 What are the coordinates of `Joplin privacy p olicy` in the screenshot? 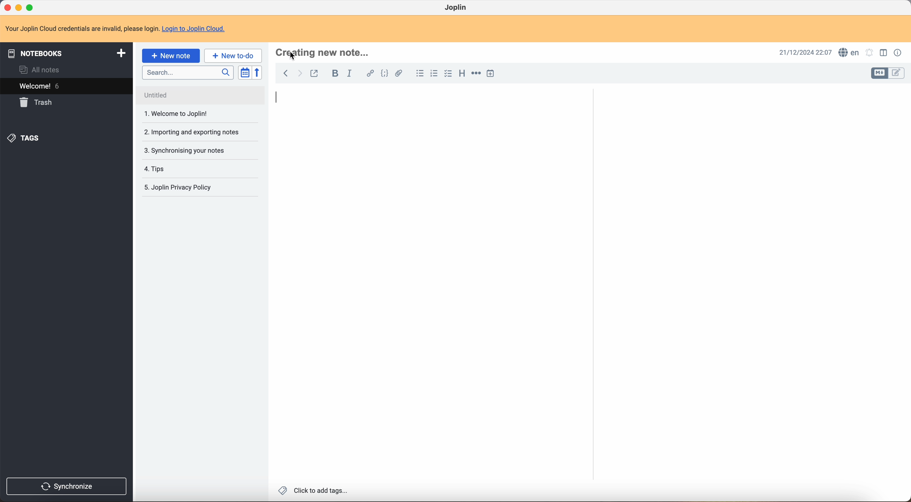 It's located at (177, 188).